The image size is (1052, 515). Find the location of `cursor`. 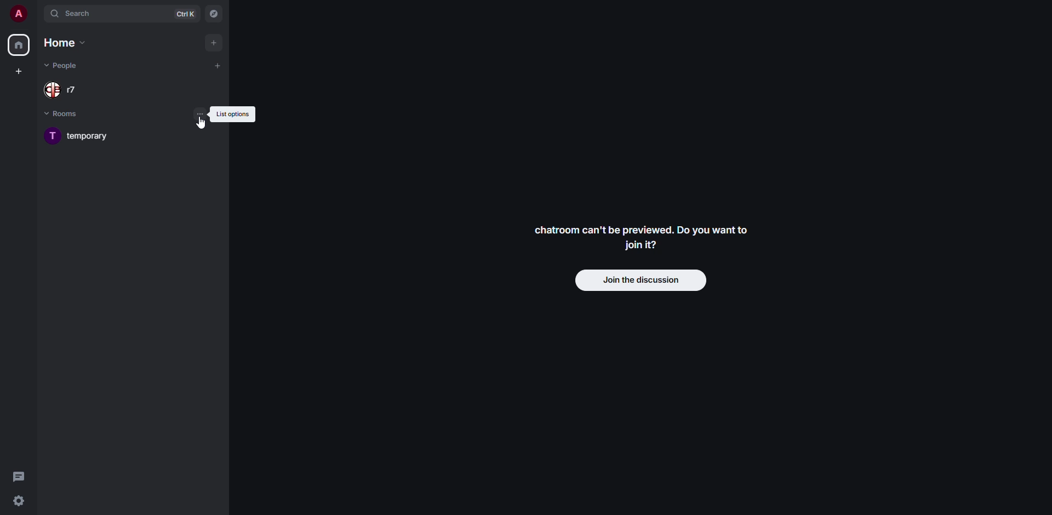

cursor is located at coordinates (202, 127).